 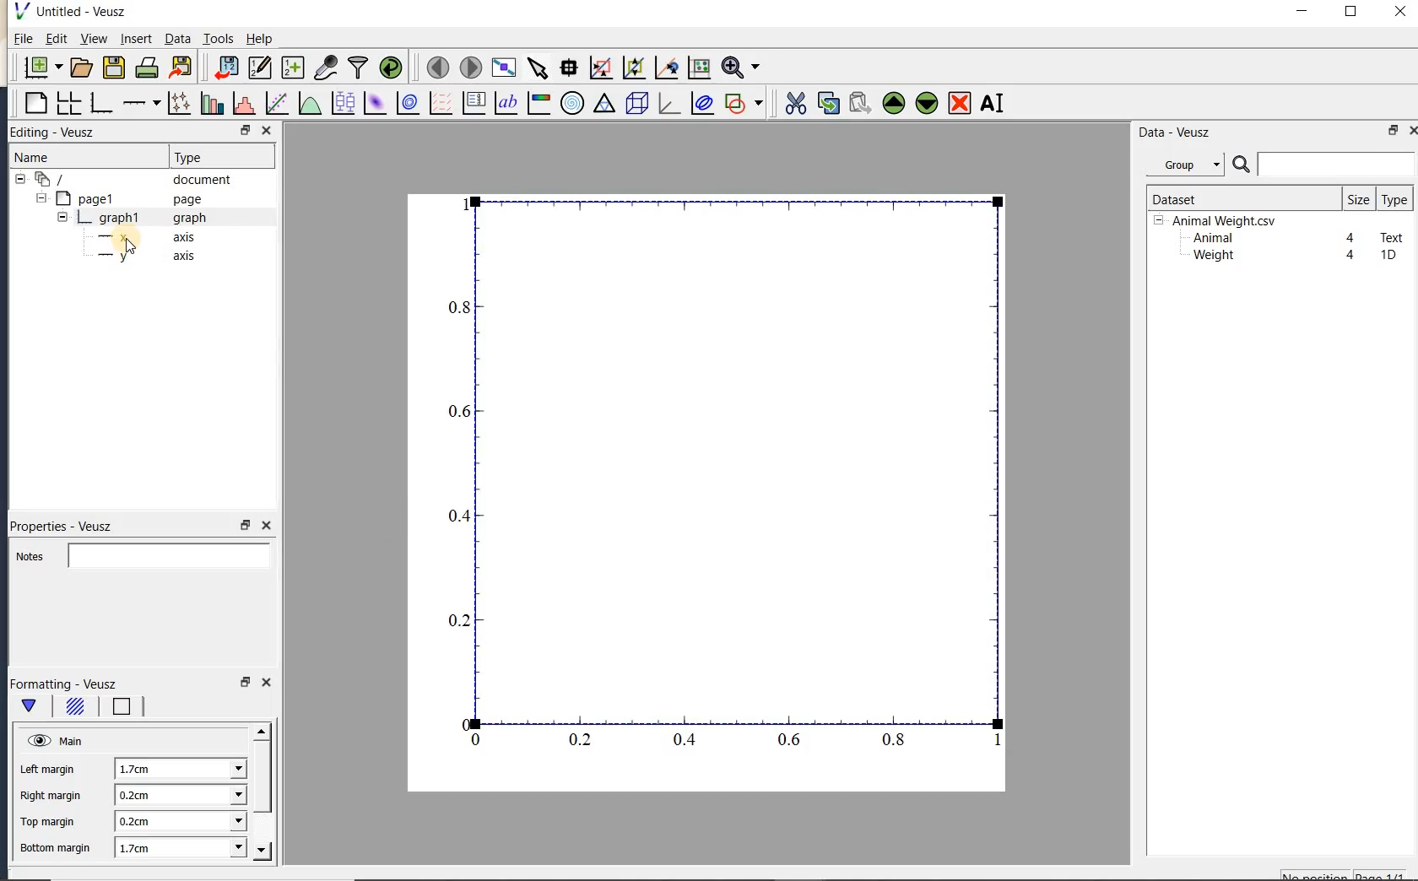 What do you see at coordinates (958, 105) in the screenshot?
I see `remove the selected widget` at bounding box center [958, 105].